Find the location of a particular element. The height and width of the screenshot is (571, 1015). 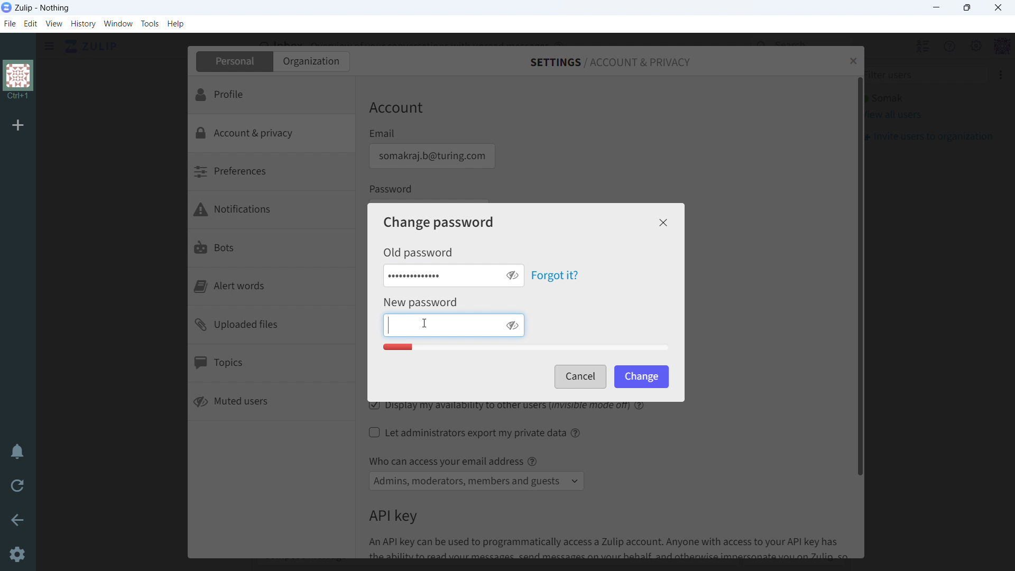

view is located at coordinates (54, 23).